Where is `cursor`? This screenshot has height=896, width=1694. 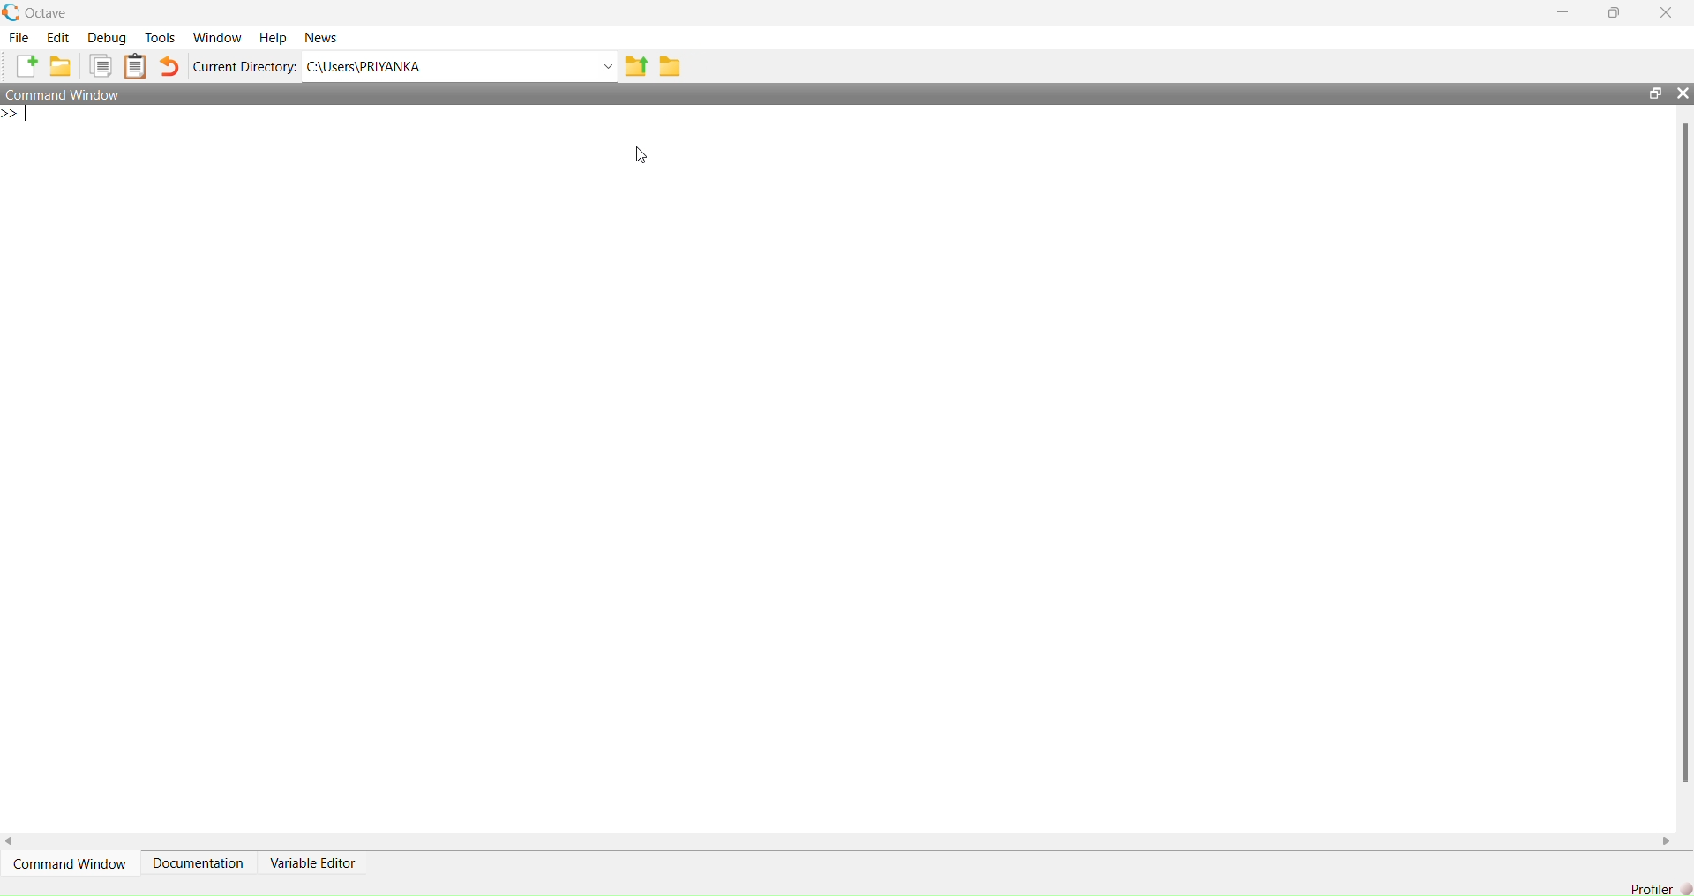 cursor is located at coordinates (642, 155).